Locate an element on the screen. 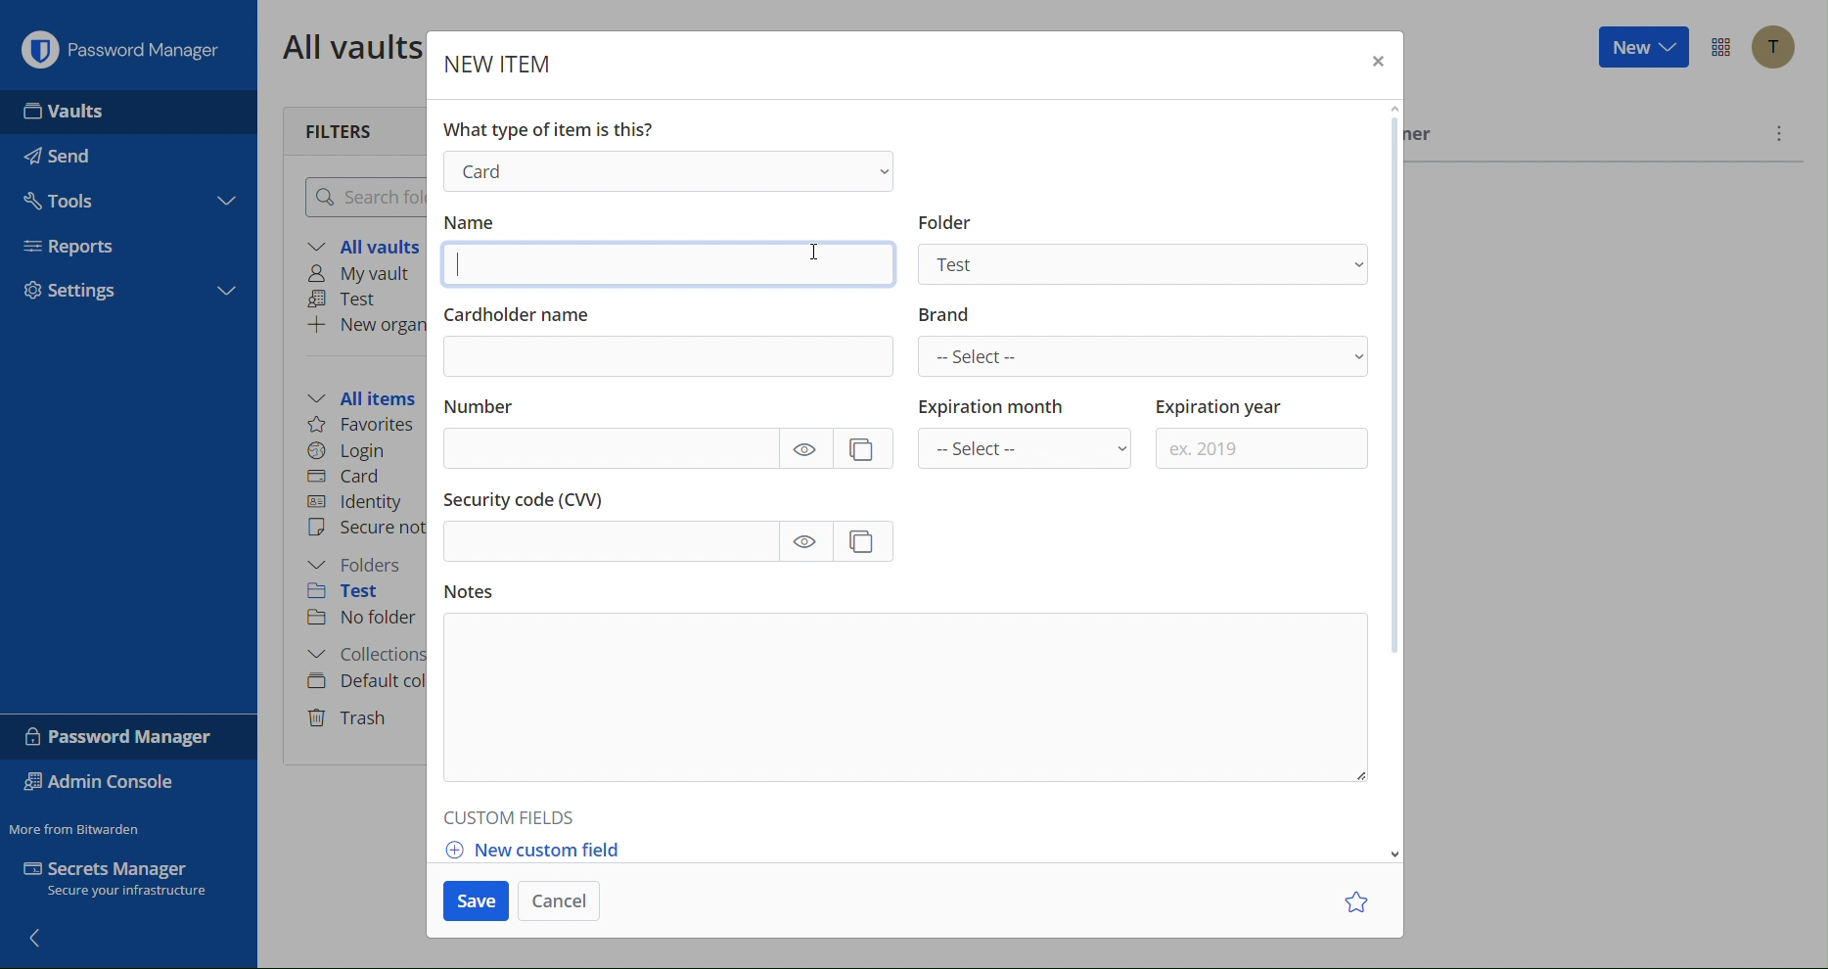 This screenshot has width=1828, height=969. Folders is located at coordinates (359, 566).